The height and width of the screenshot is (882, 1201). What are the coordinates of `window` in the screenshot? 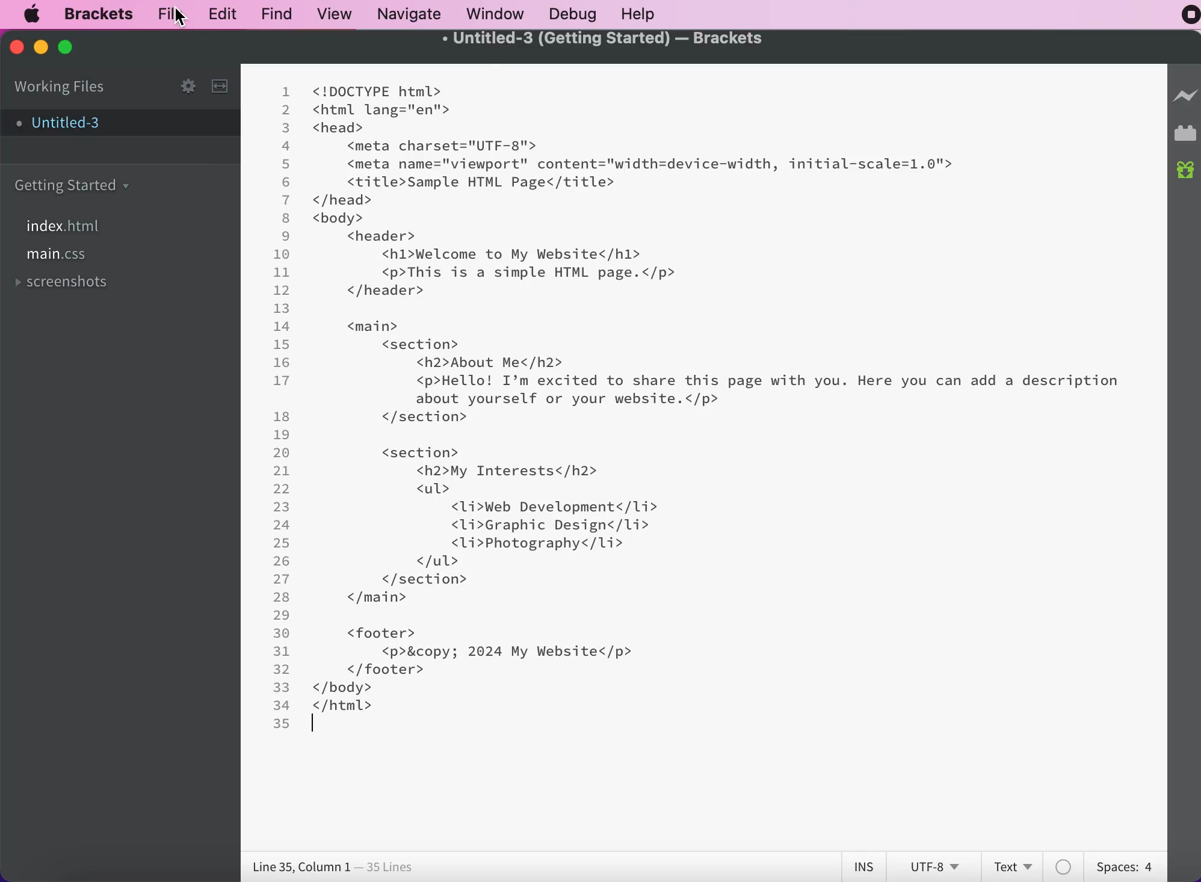 It's located at (497, 13).